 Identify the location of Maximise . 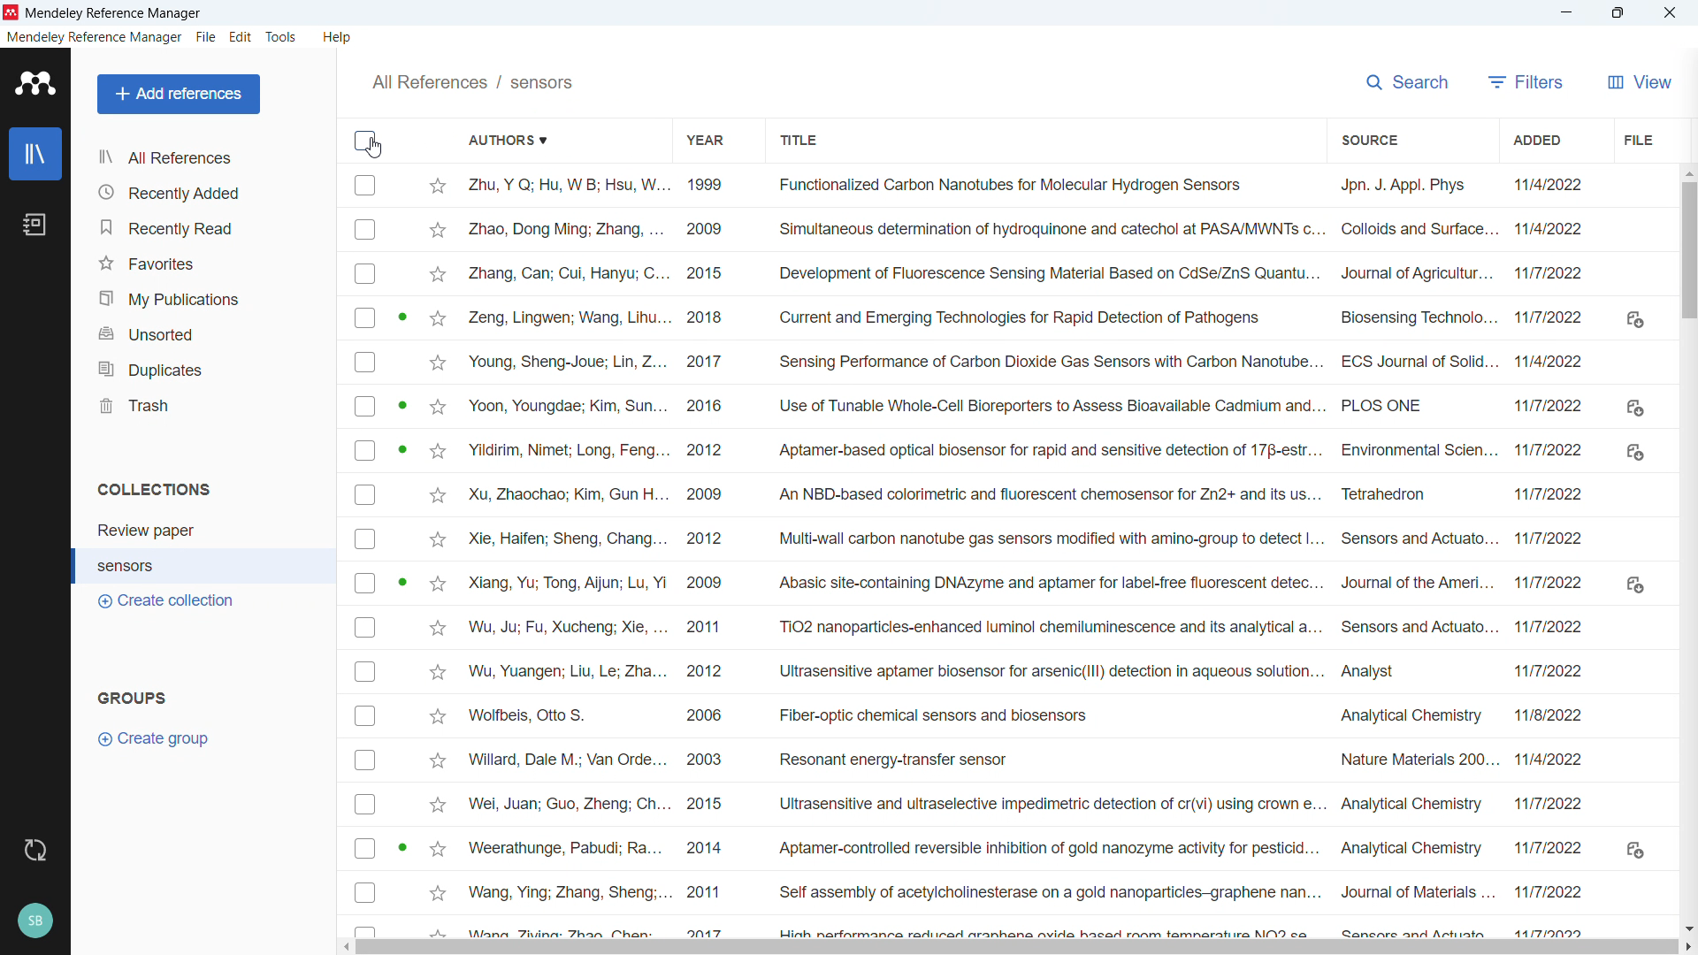
(1616, 12).